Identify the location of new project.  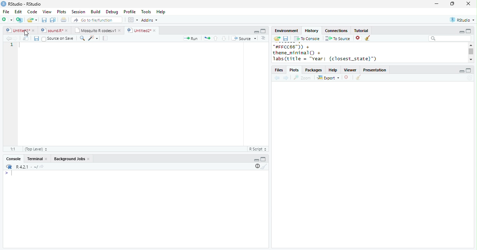
(20, 20).